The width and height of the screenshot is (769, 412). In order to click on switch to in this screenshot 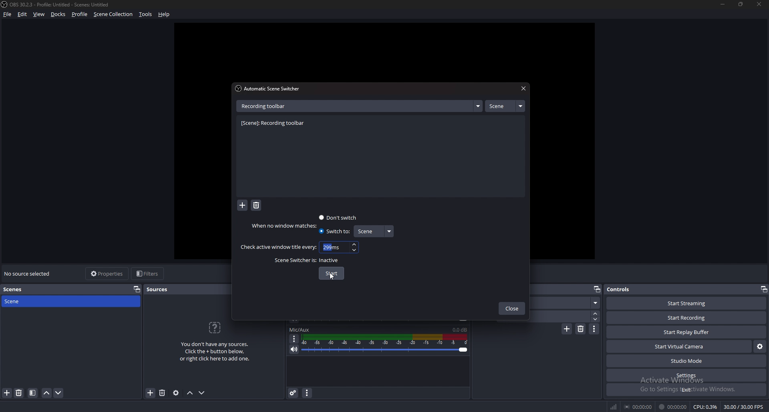, I will do `click(334, 231)`.